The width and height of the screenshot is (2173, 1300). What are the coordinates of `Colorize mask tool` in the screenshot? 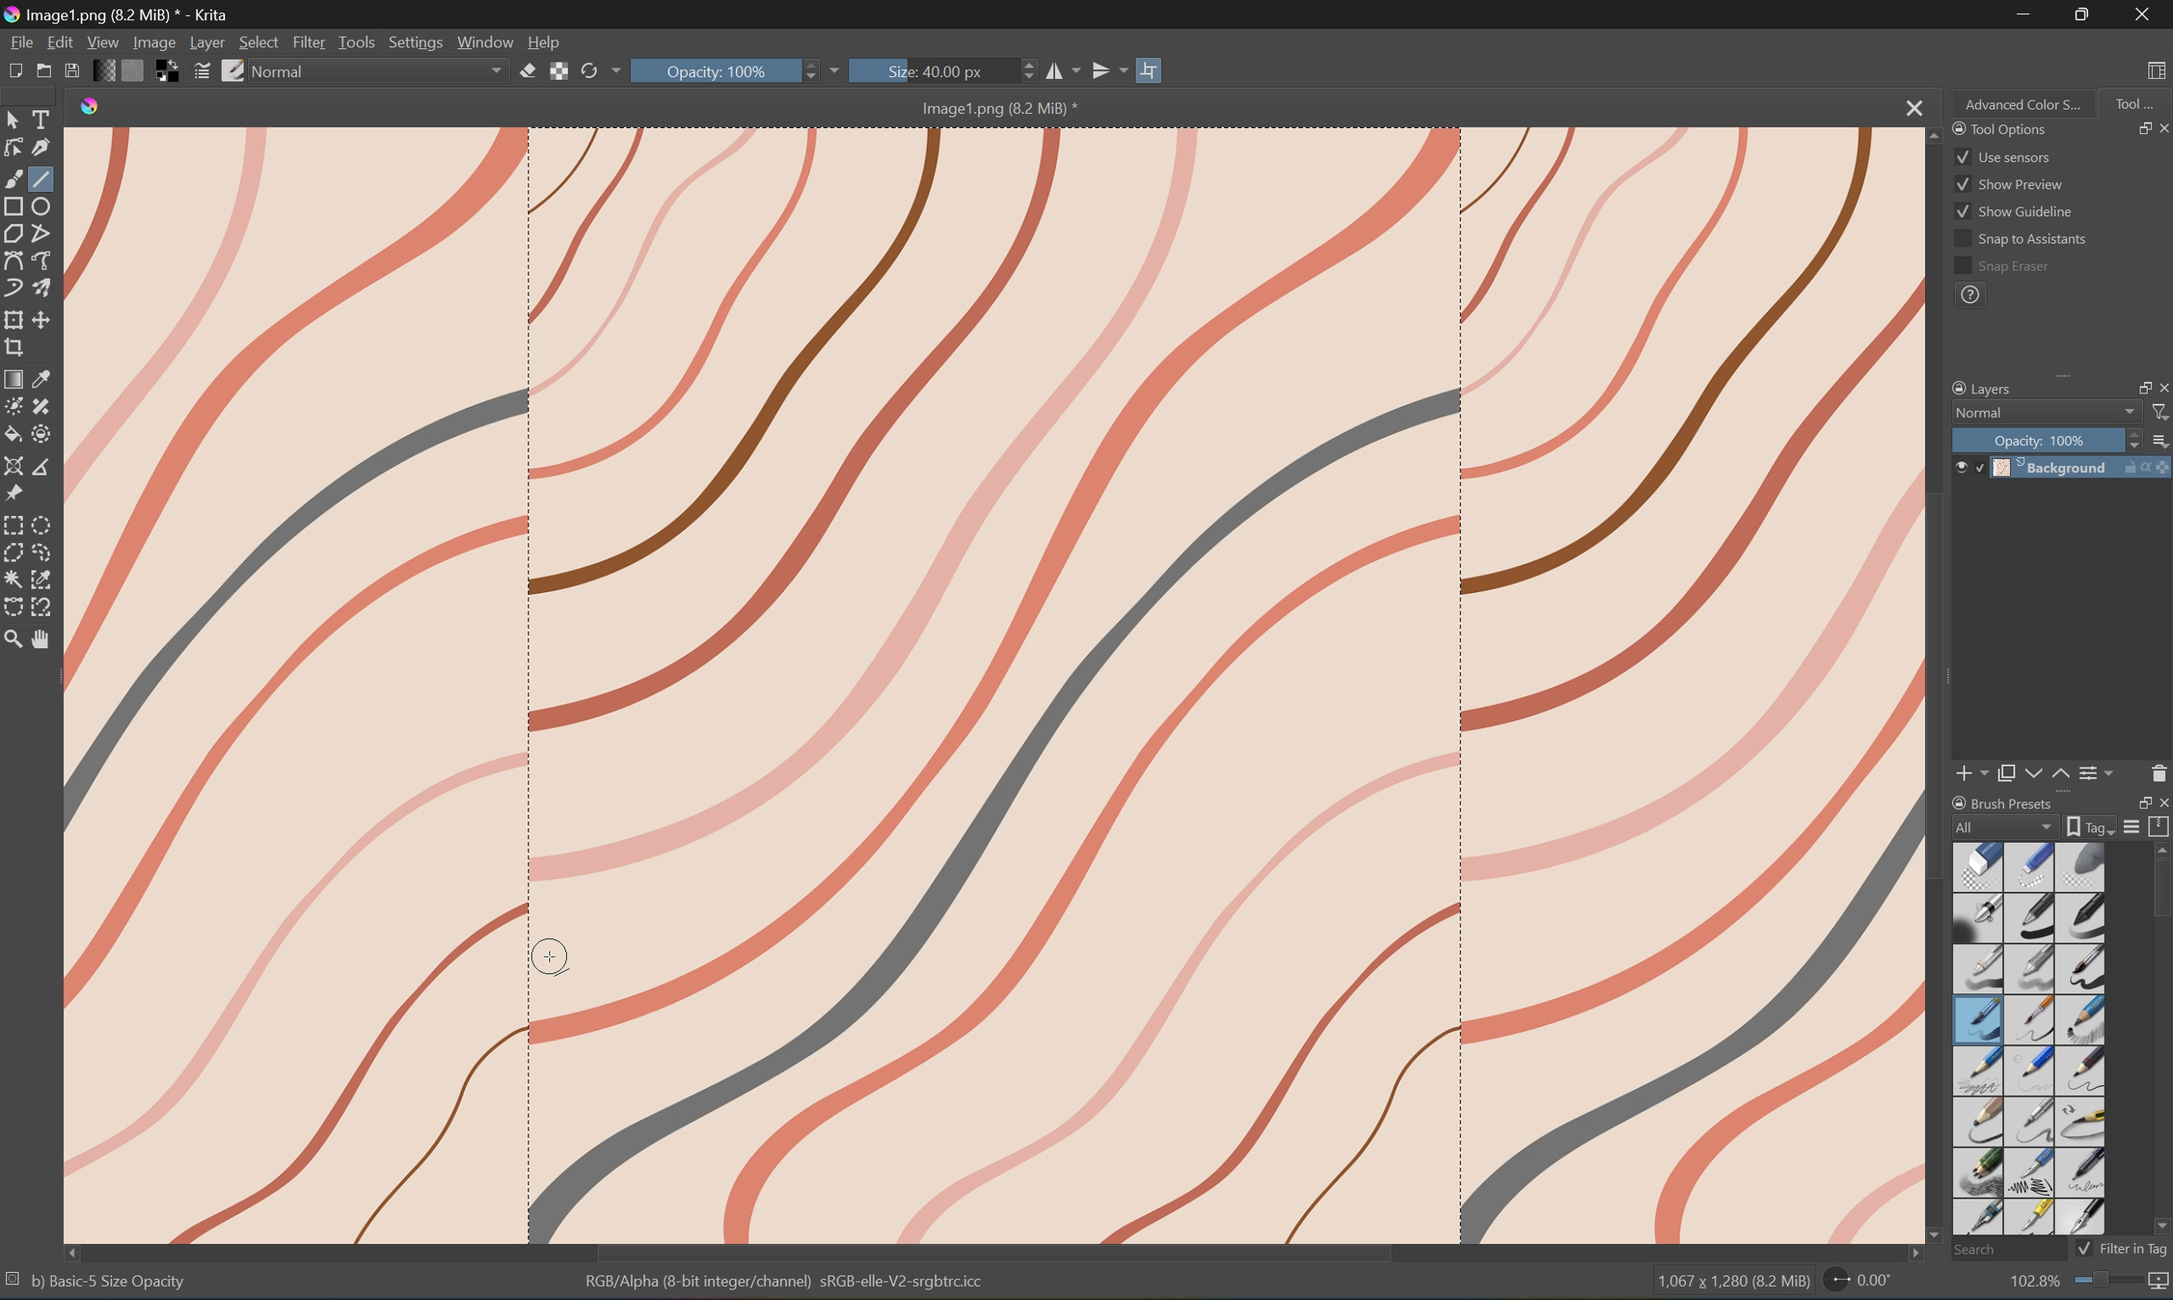 It's located at (14, 405).